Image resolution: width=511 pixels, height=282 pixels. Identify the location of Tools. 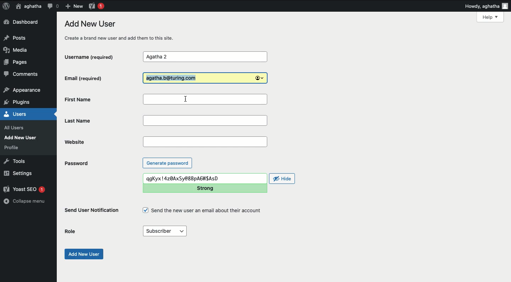
(15, 160).